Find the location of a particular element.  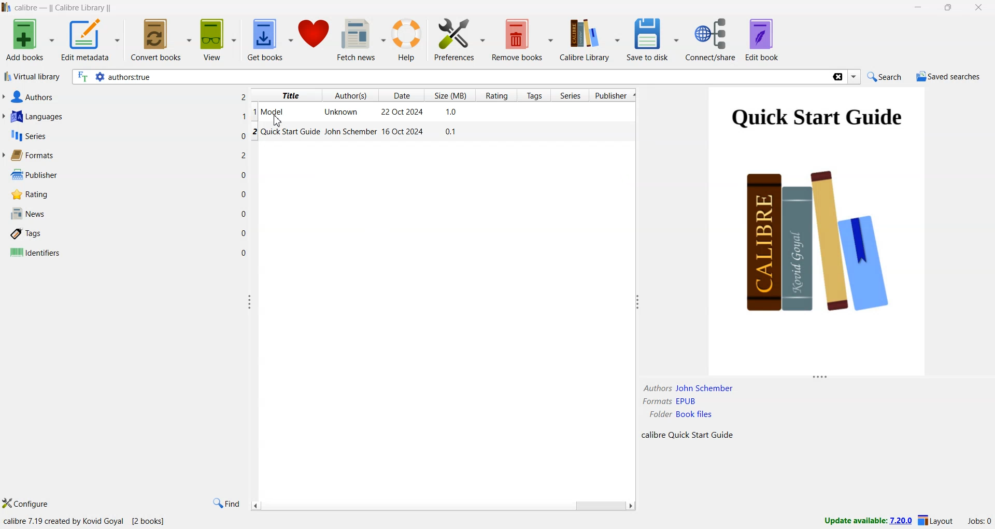

date is located at coordinates (402, 95).